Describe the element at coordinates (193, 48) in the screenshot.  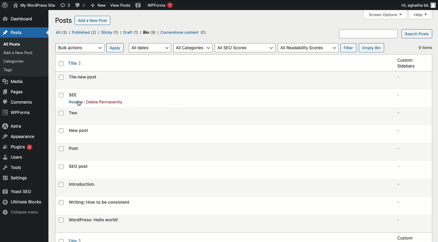
I see `All categories` at that location.